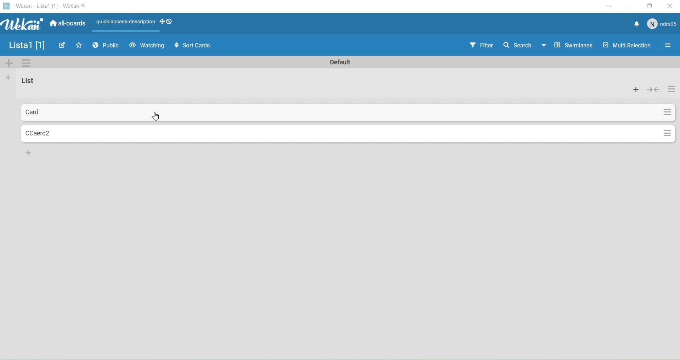  Describe the element at coordinates (337, 133) in the screenshot. I see `Card2` at that location.